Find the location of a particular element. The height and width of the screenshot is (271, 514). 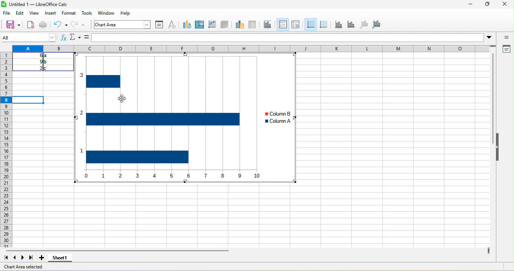

Legend on/off is located at coordinates (310, 24).